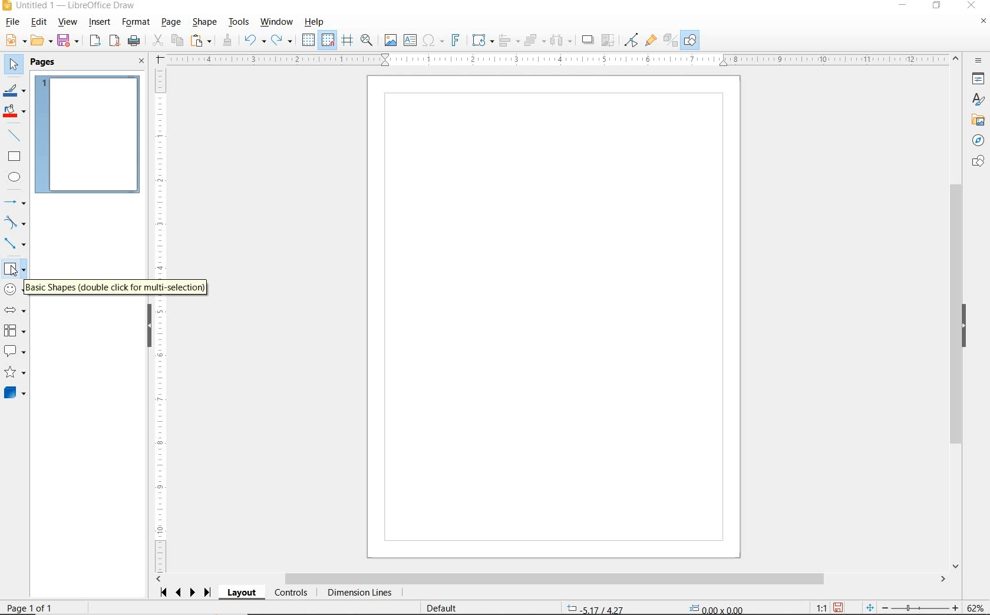 Image resolution: width=990 pixels, height=615 pixels. I want to click on PAGE 1, so click(88, 134).